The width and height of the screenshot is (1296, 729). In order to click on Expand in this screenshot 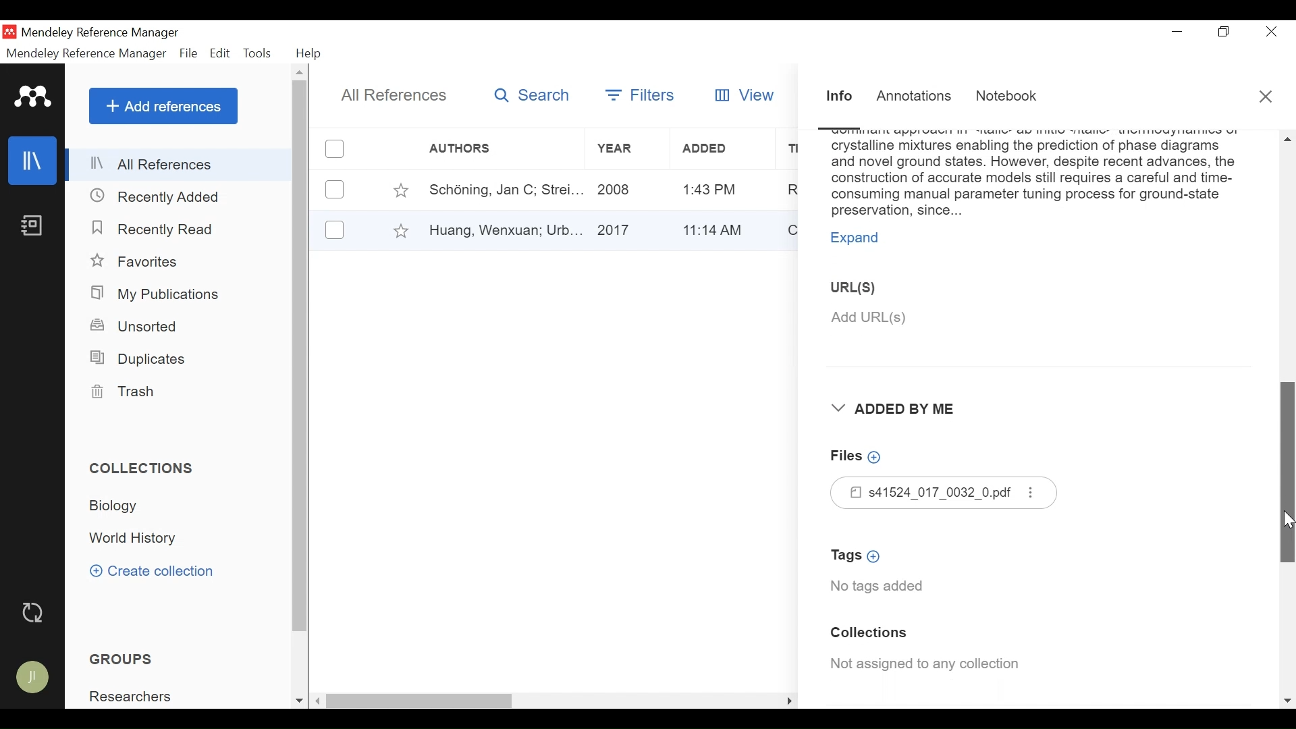, I will do `click(860, 240)`.